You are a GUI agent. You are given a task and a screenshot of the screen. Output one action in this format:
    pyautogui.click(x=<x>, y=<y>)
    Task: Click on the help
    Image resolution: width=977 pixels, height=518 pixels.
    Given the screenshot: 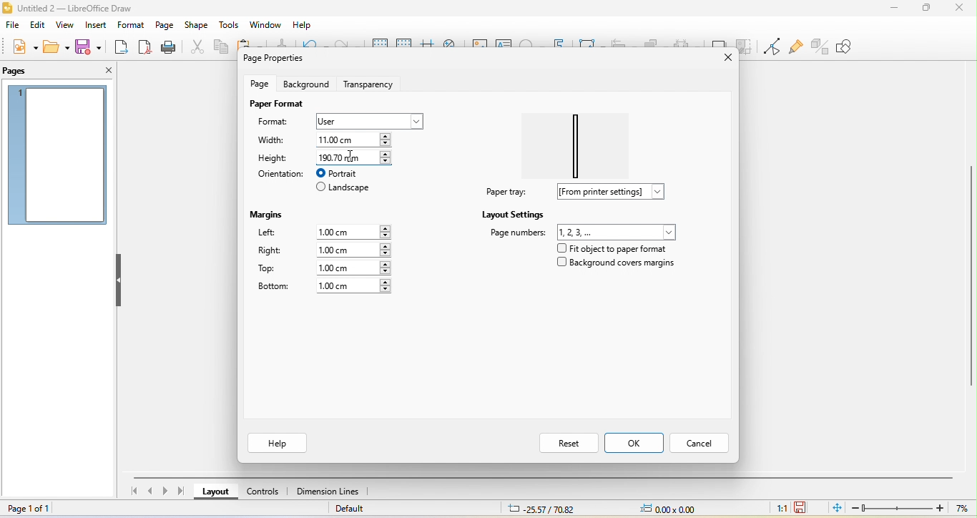 What is the action you would take?
    pyautogui.click(x=300, y=26)
    